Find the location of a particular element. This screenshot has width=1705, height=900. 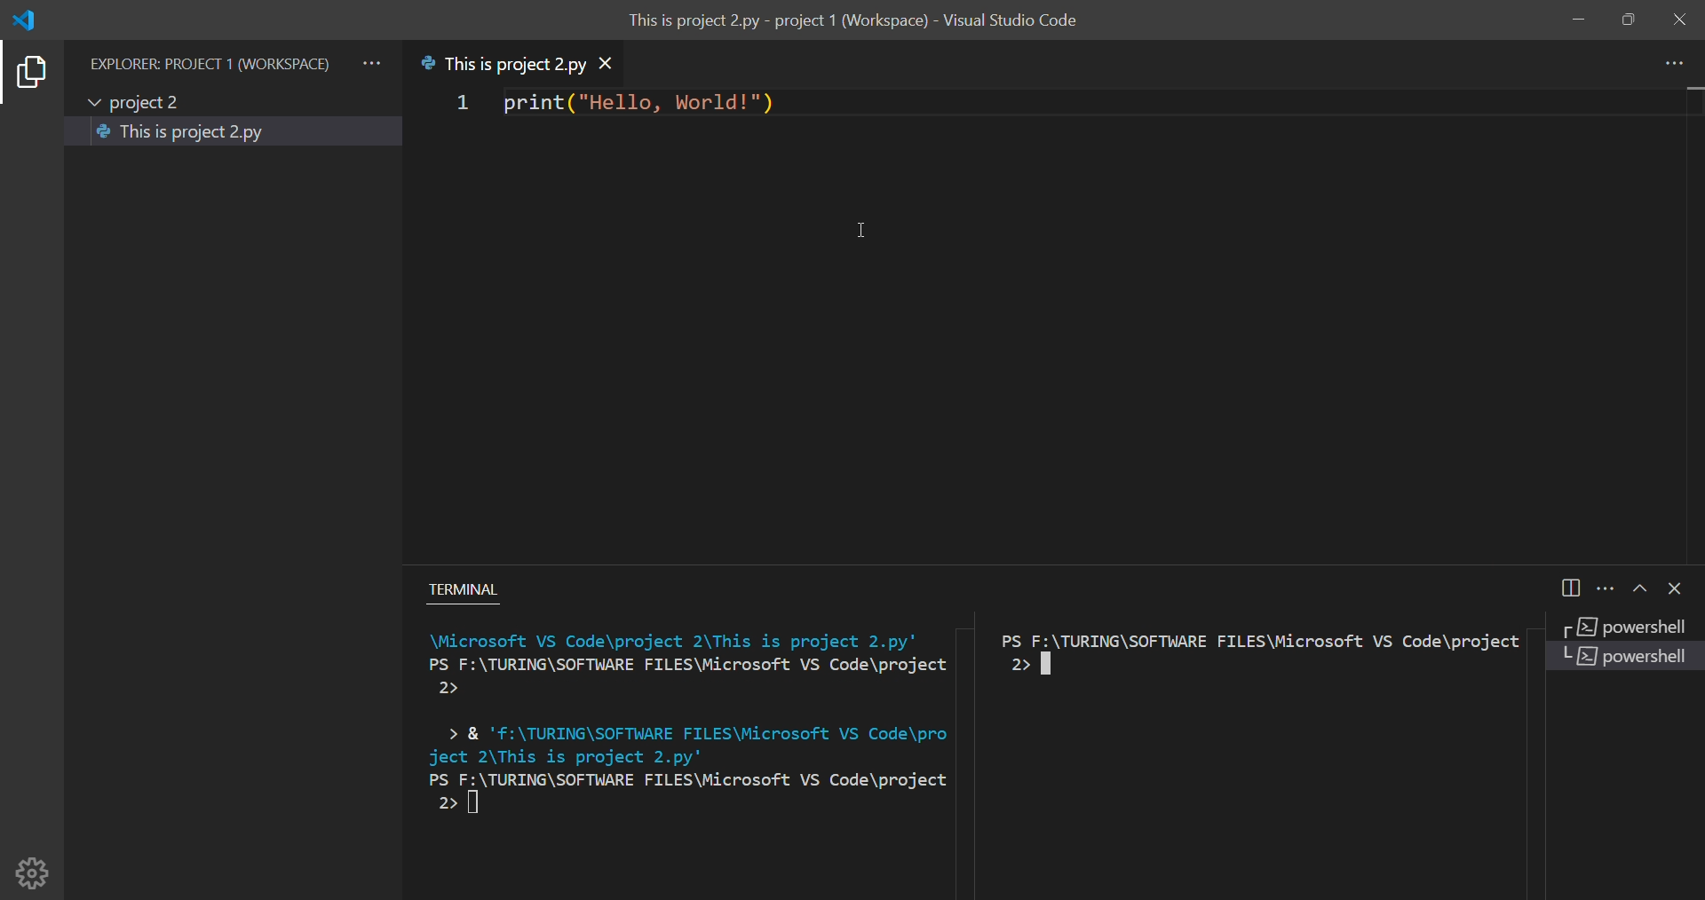

maximize is located at coordinates (1629, 21).